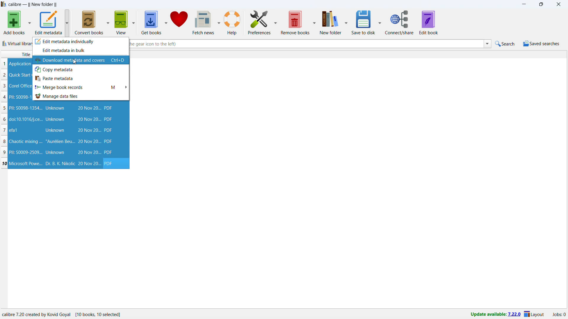  Describe the element at coordinates (55, 152) in the screenshot. I see `Unknown` at that location.